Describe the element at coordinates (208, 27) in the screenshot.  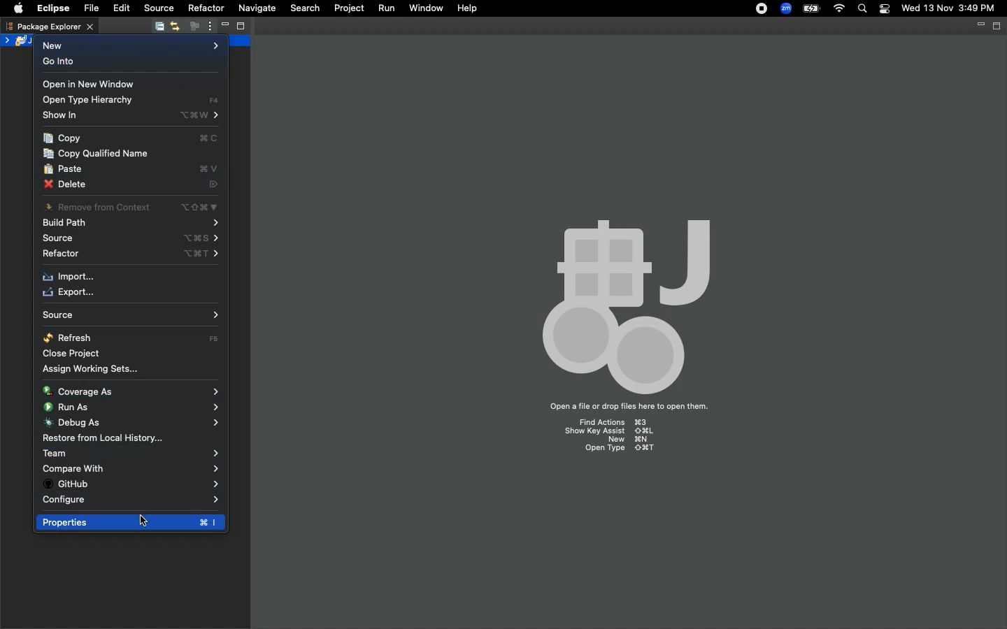
I see `View menu` at that location.